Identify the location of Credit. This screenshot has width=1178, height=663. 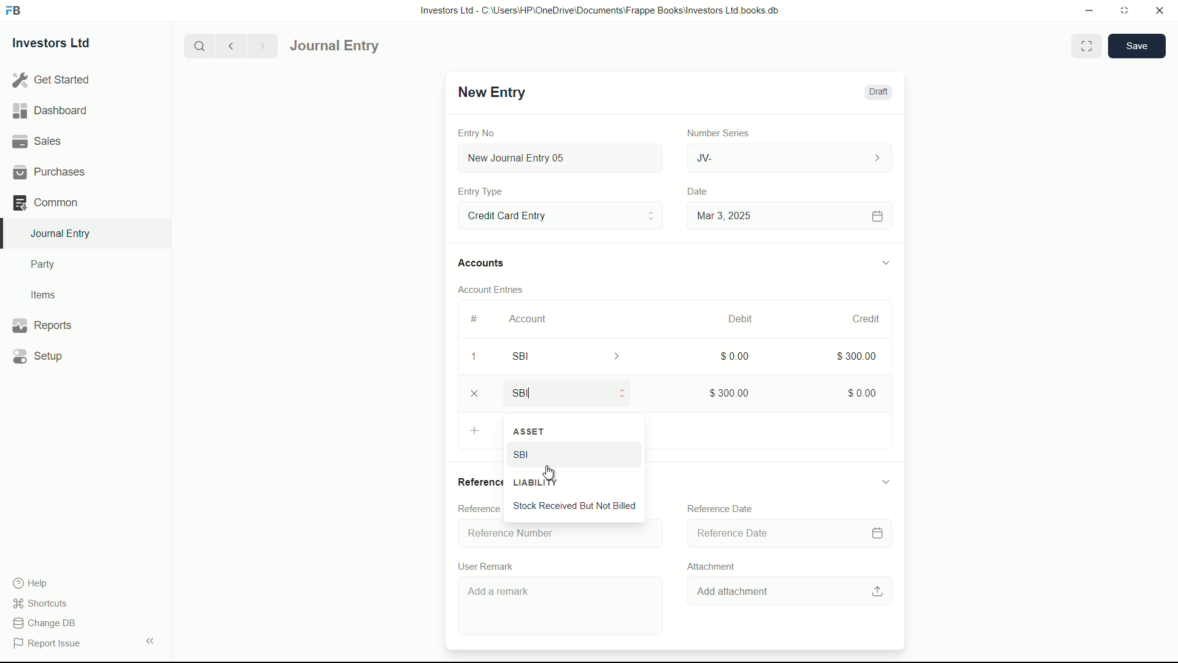
(861, 319).